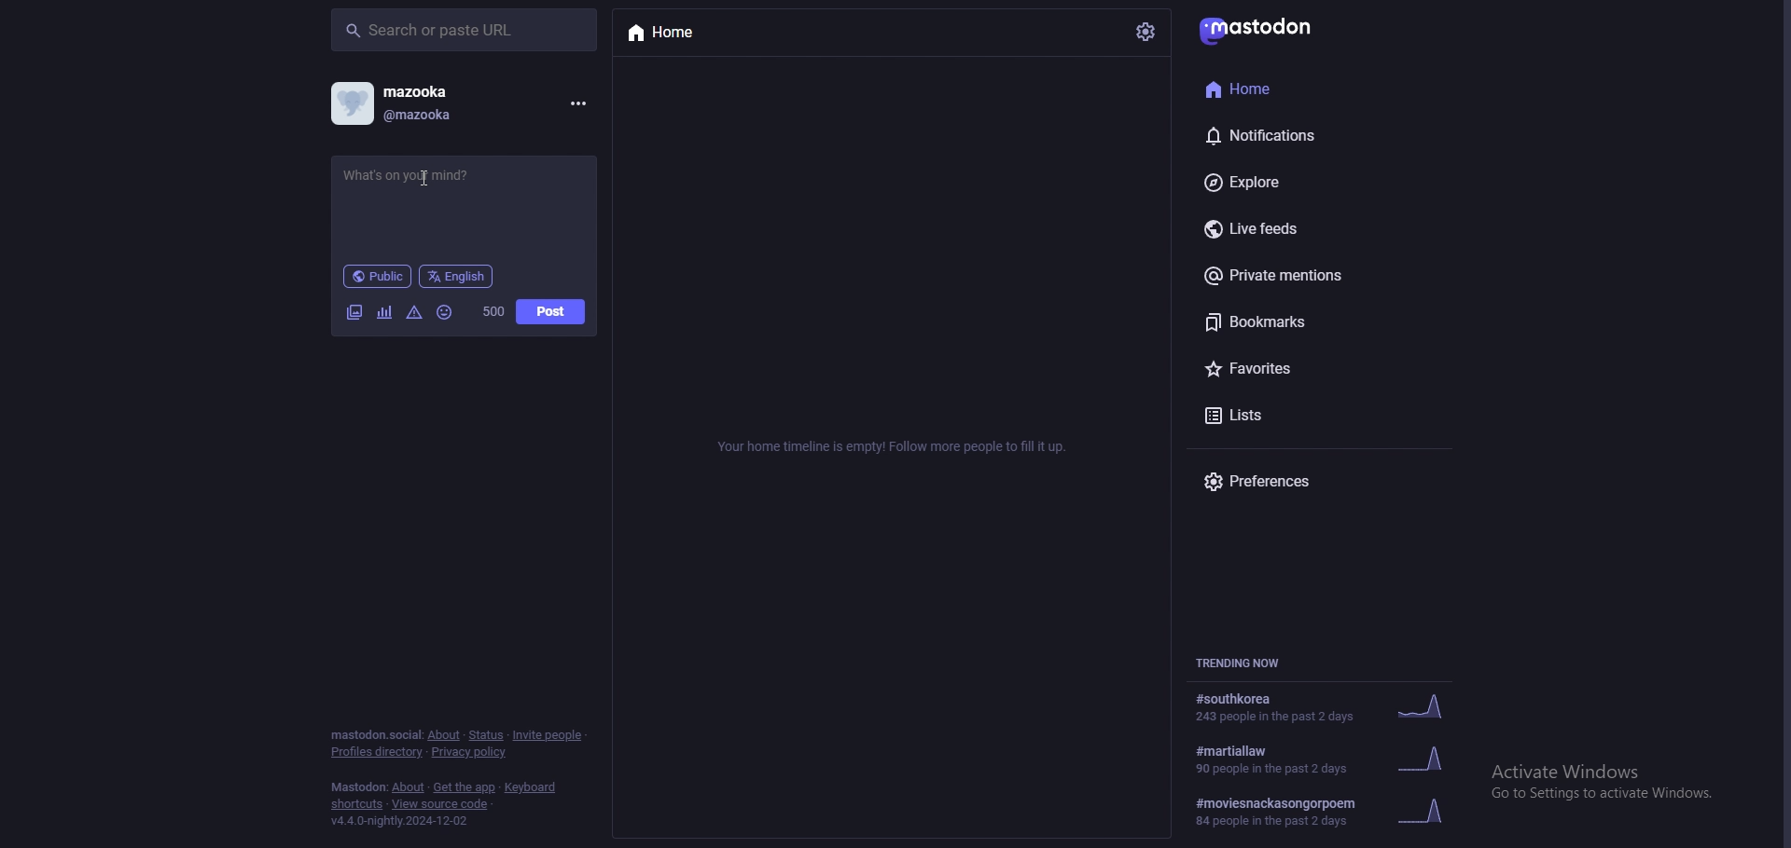 This screenshot has width=1791, height=848. I want to click on mastodon, so click(358, 786).